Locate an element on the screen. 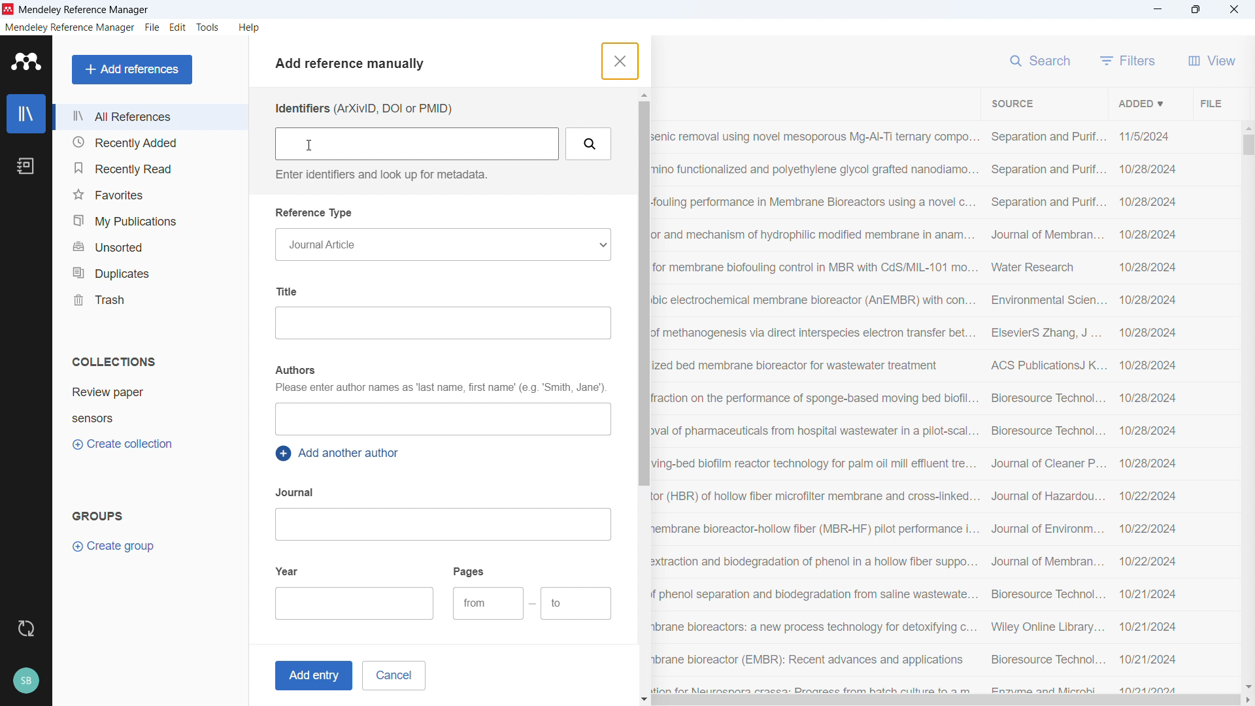 Image resolution: width=1255 pixels, height=706 pixels. Title is located at coordinates (290, 291).